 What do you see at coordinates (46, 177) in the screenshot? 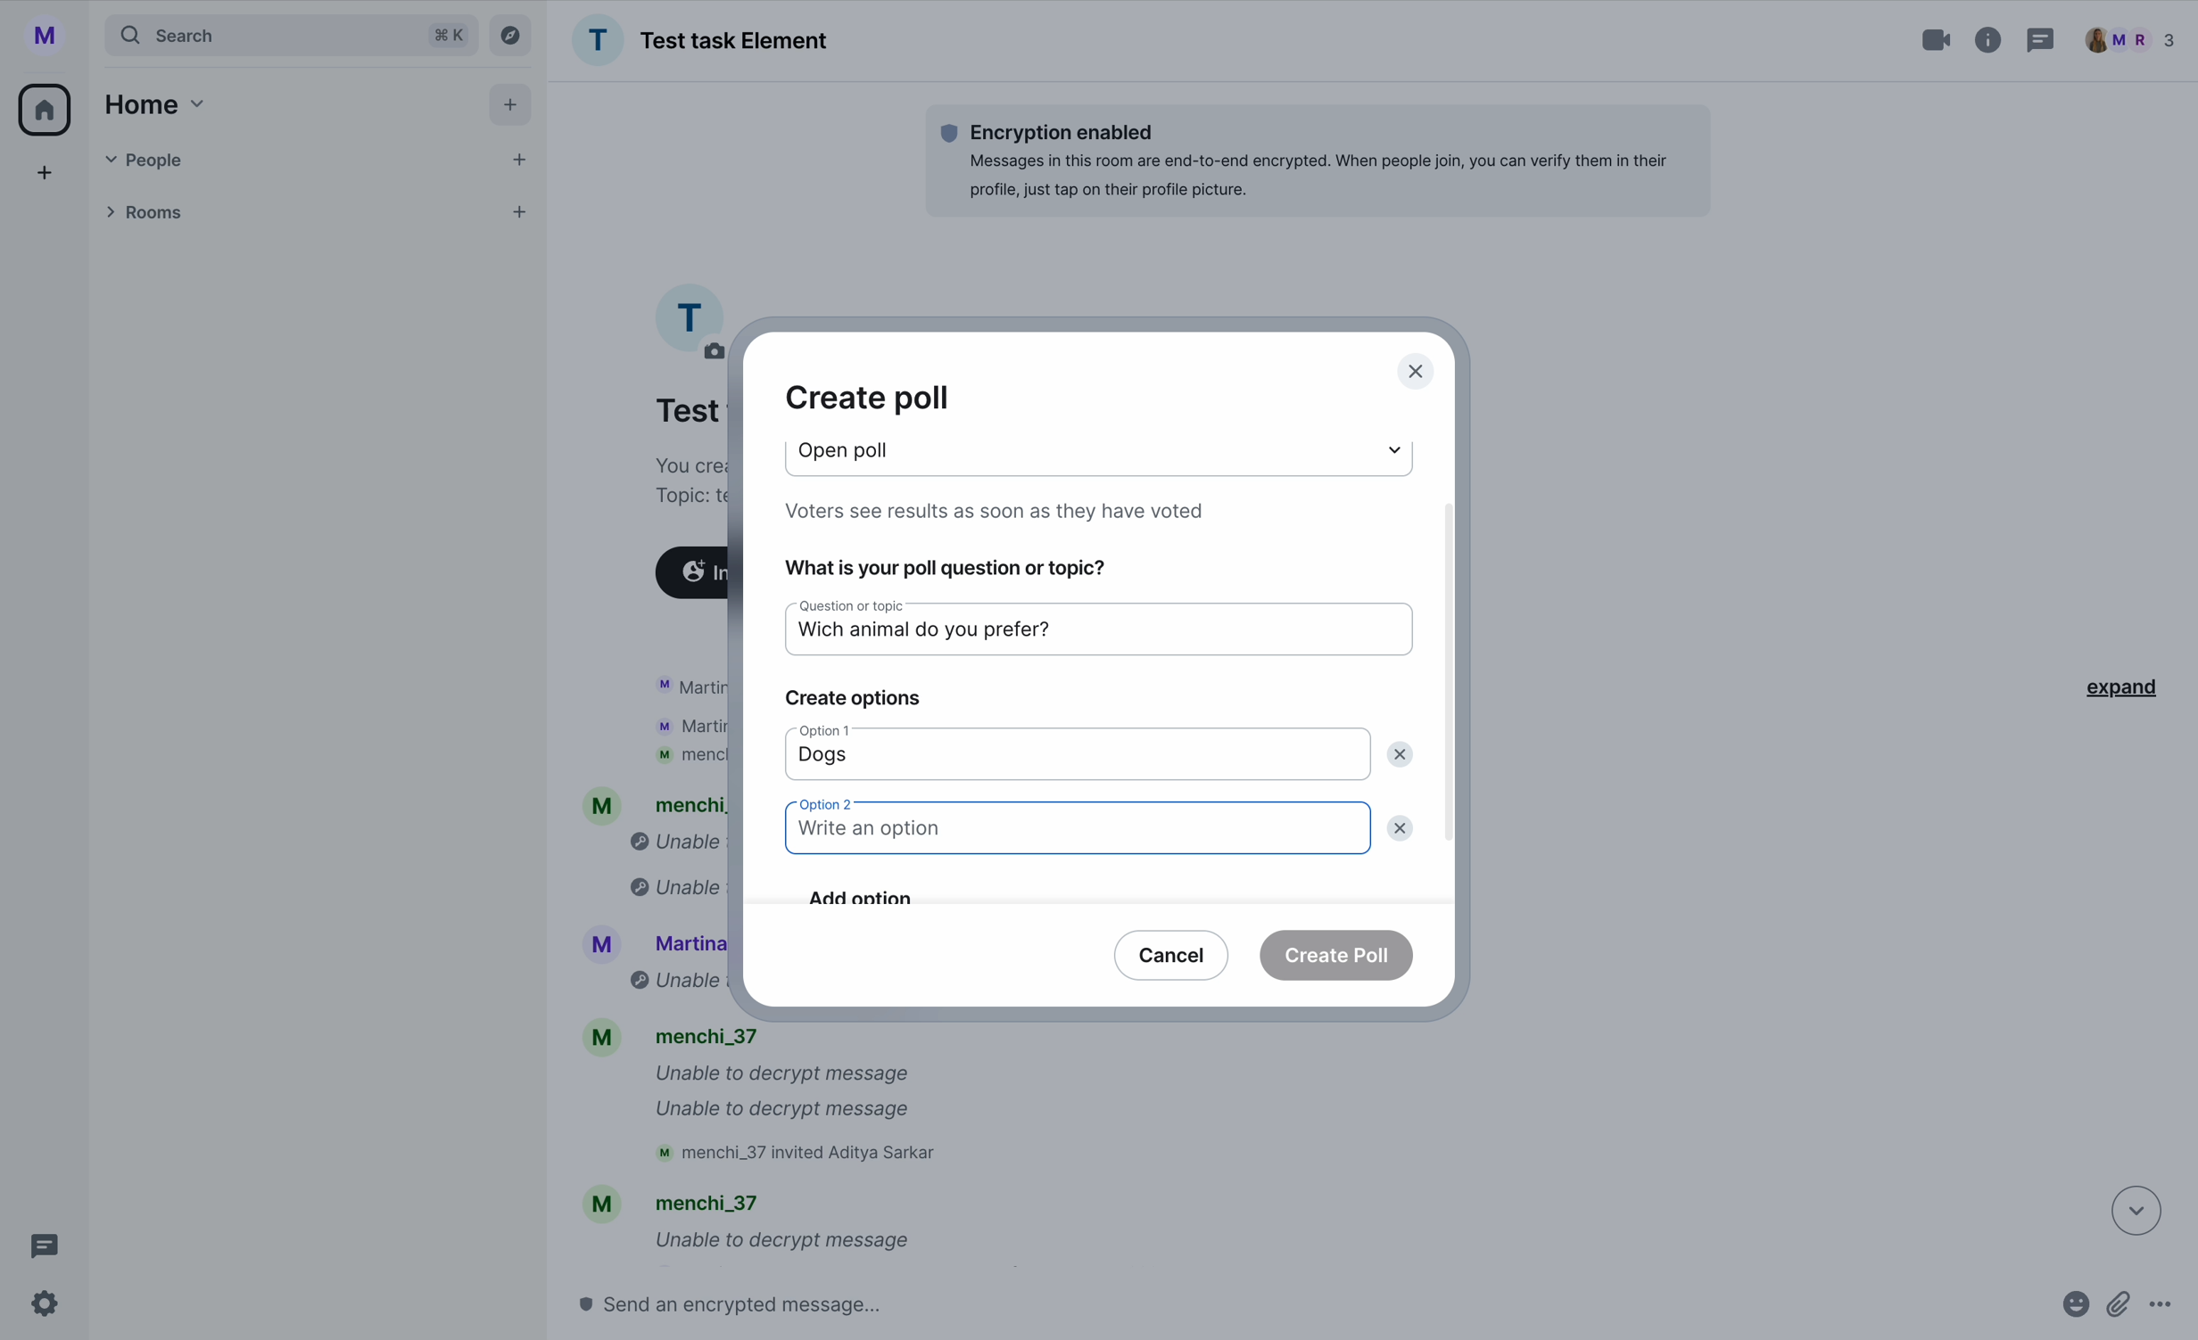
I see `add` at bounding box center [46, 177].